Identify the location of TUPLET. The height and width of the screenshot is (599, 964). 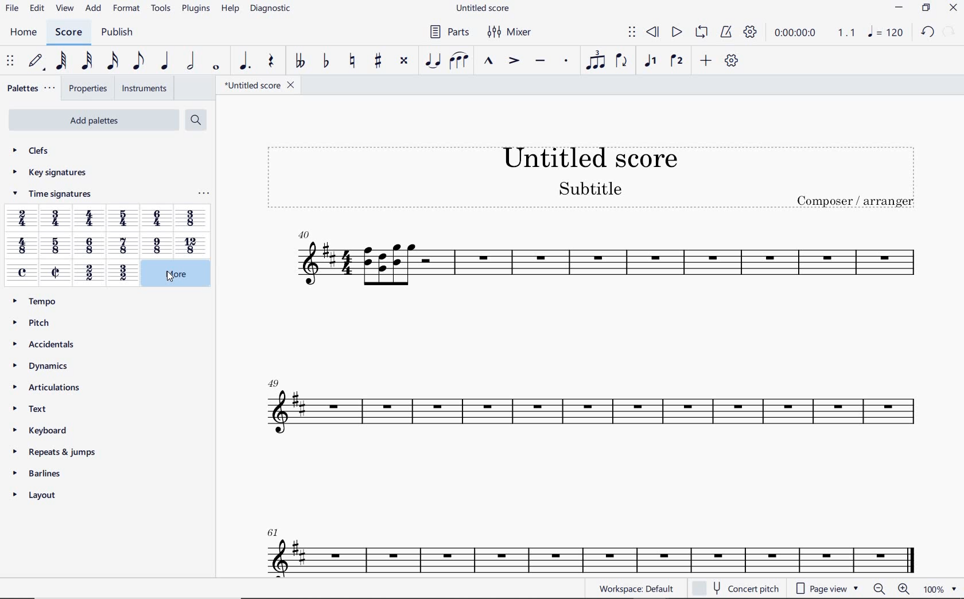
(594, 61).